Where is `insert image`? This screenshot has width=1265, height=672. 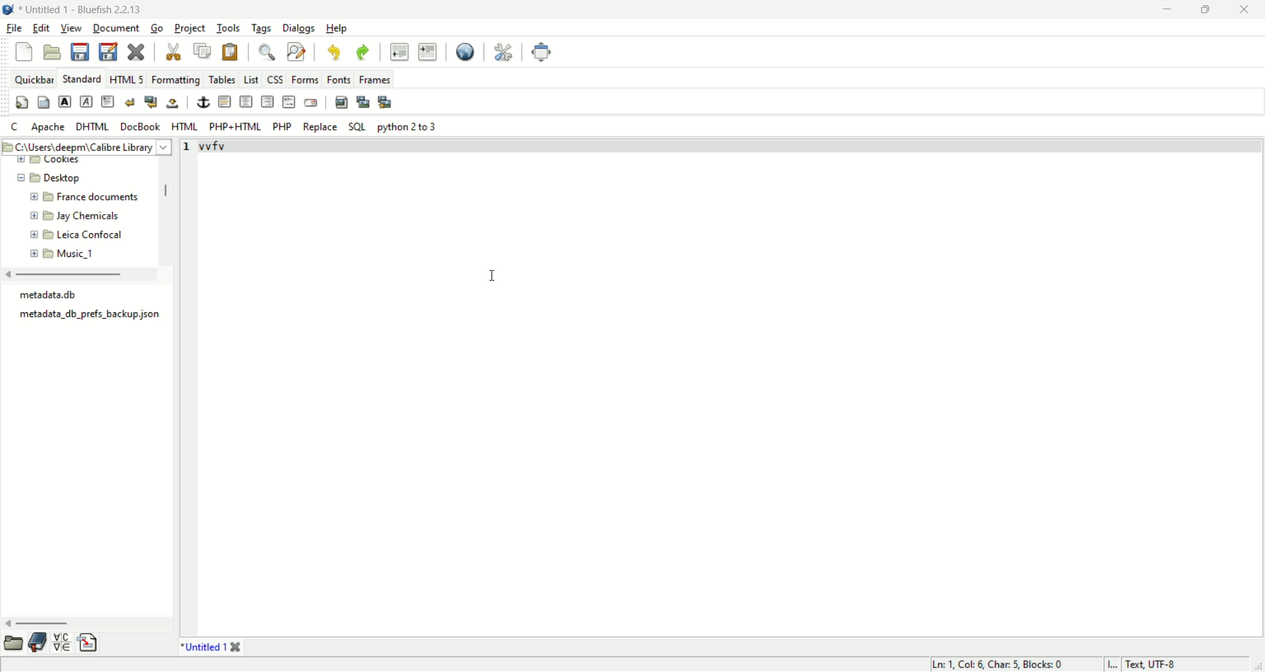
insert image is located at coordinates (341, 100).